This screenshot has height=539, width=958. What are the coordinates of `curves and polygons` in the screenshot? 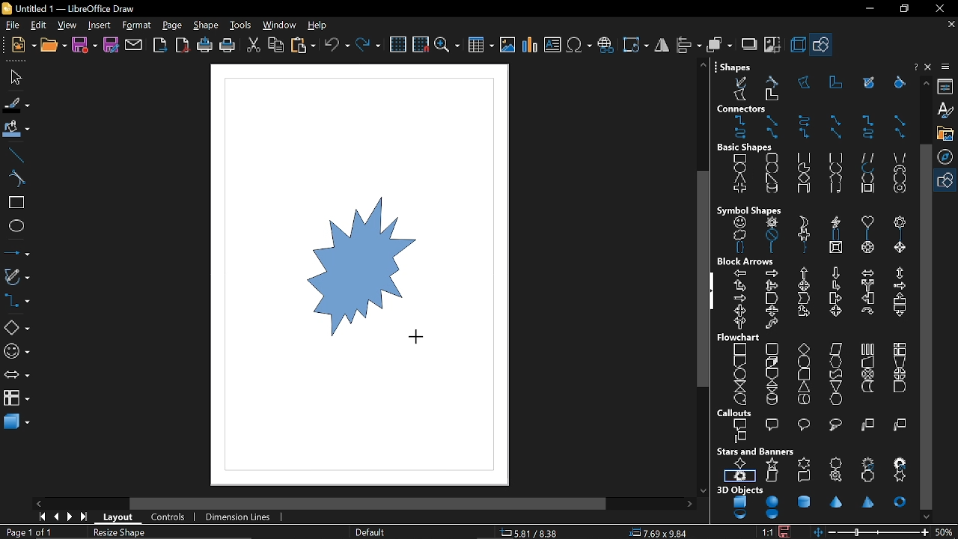 It's located at (16, 278).